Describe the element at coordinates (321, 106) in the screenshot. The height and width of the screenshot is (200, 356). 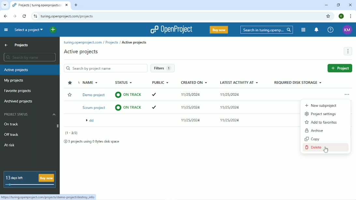
I see `New subproject` at that location.